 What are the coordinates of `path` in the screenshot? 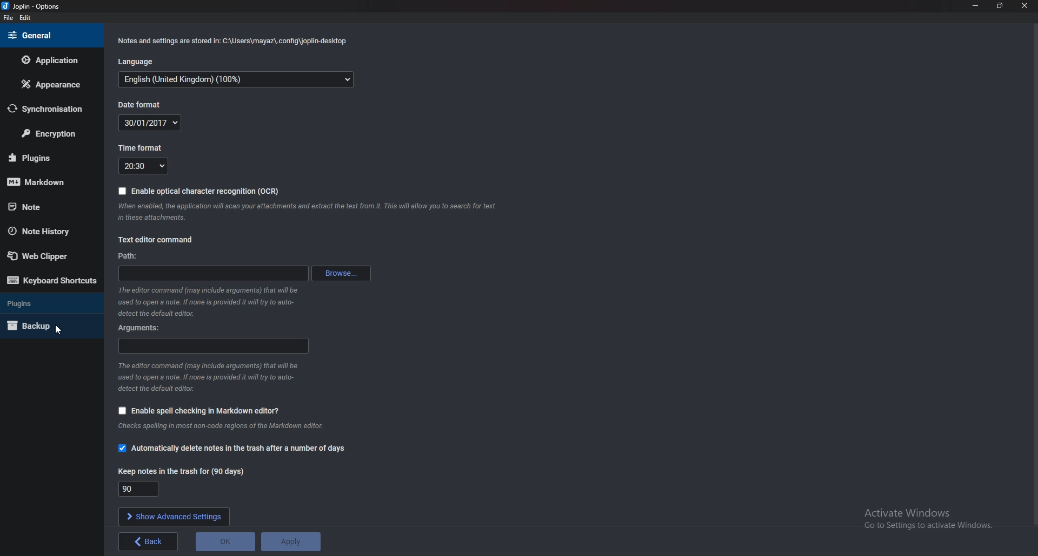 It's located at (134, 257).